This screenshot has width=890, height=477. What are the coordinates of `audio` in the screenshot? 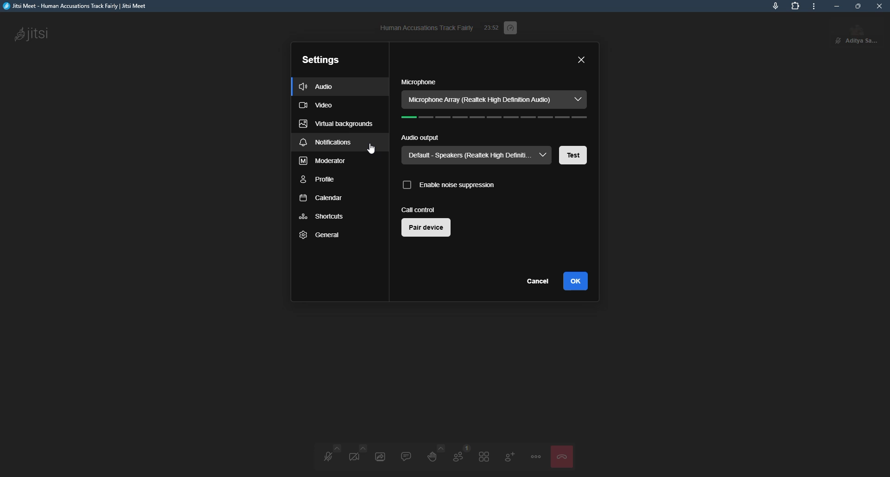 It's located at (316, 87).